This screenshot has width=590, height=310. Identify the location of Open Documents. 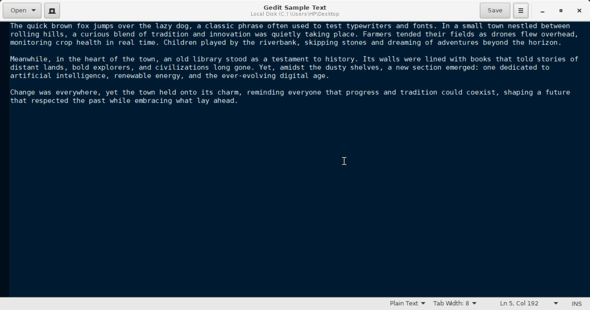
(23, 10).